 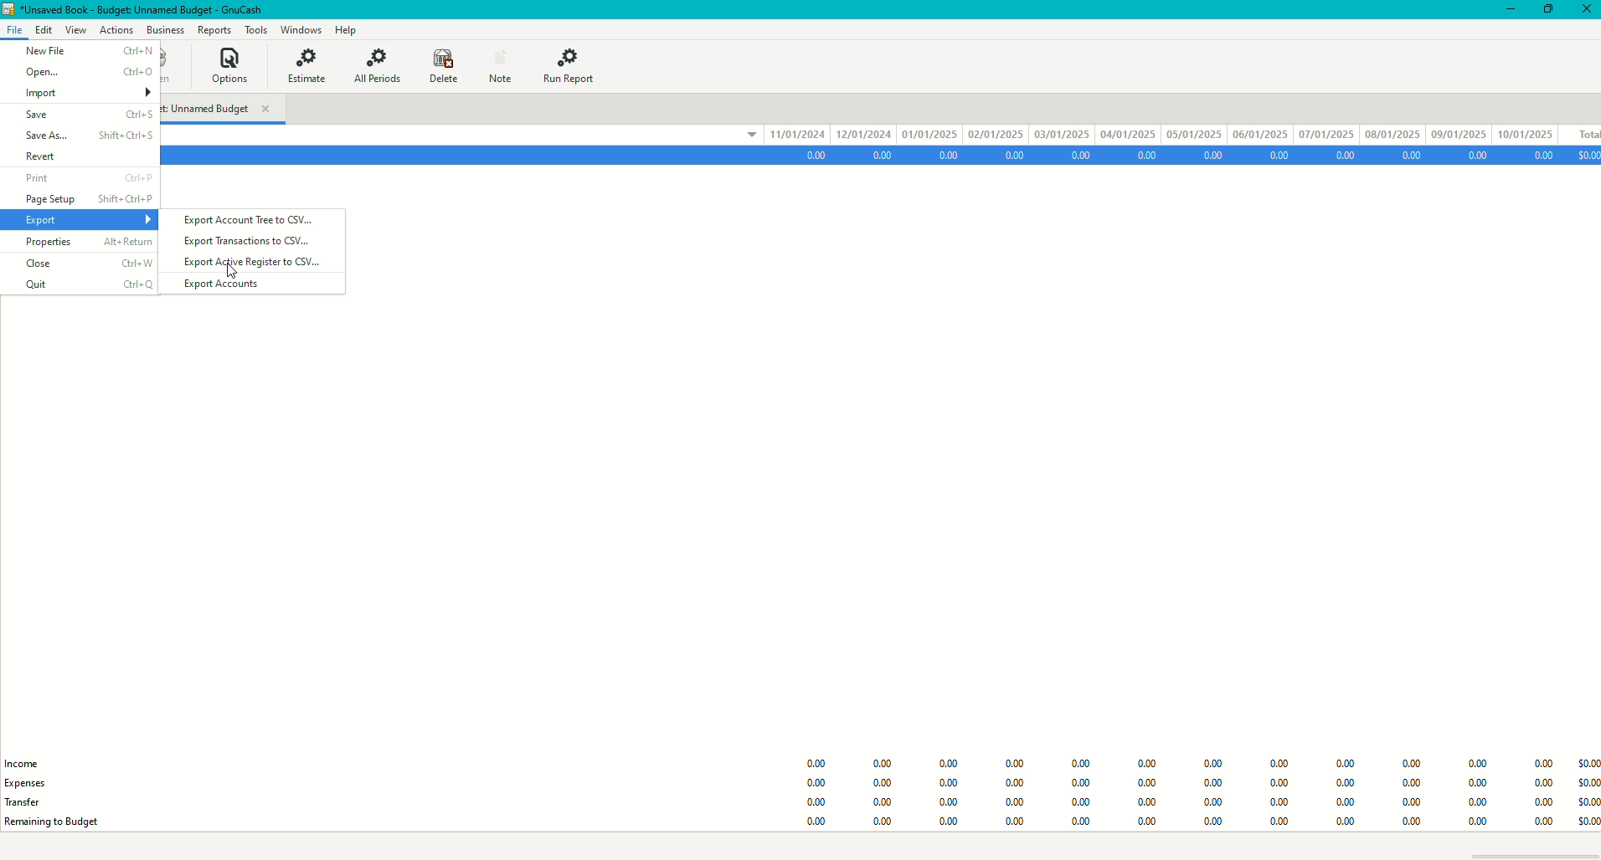 I want to click on Note, so click(x=502, y=64).